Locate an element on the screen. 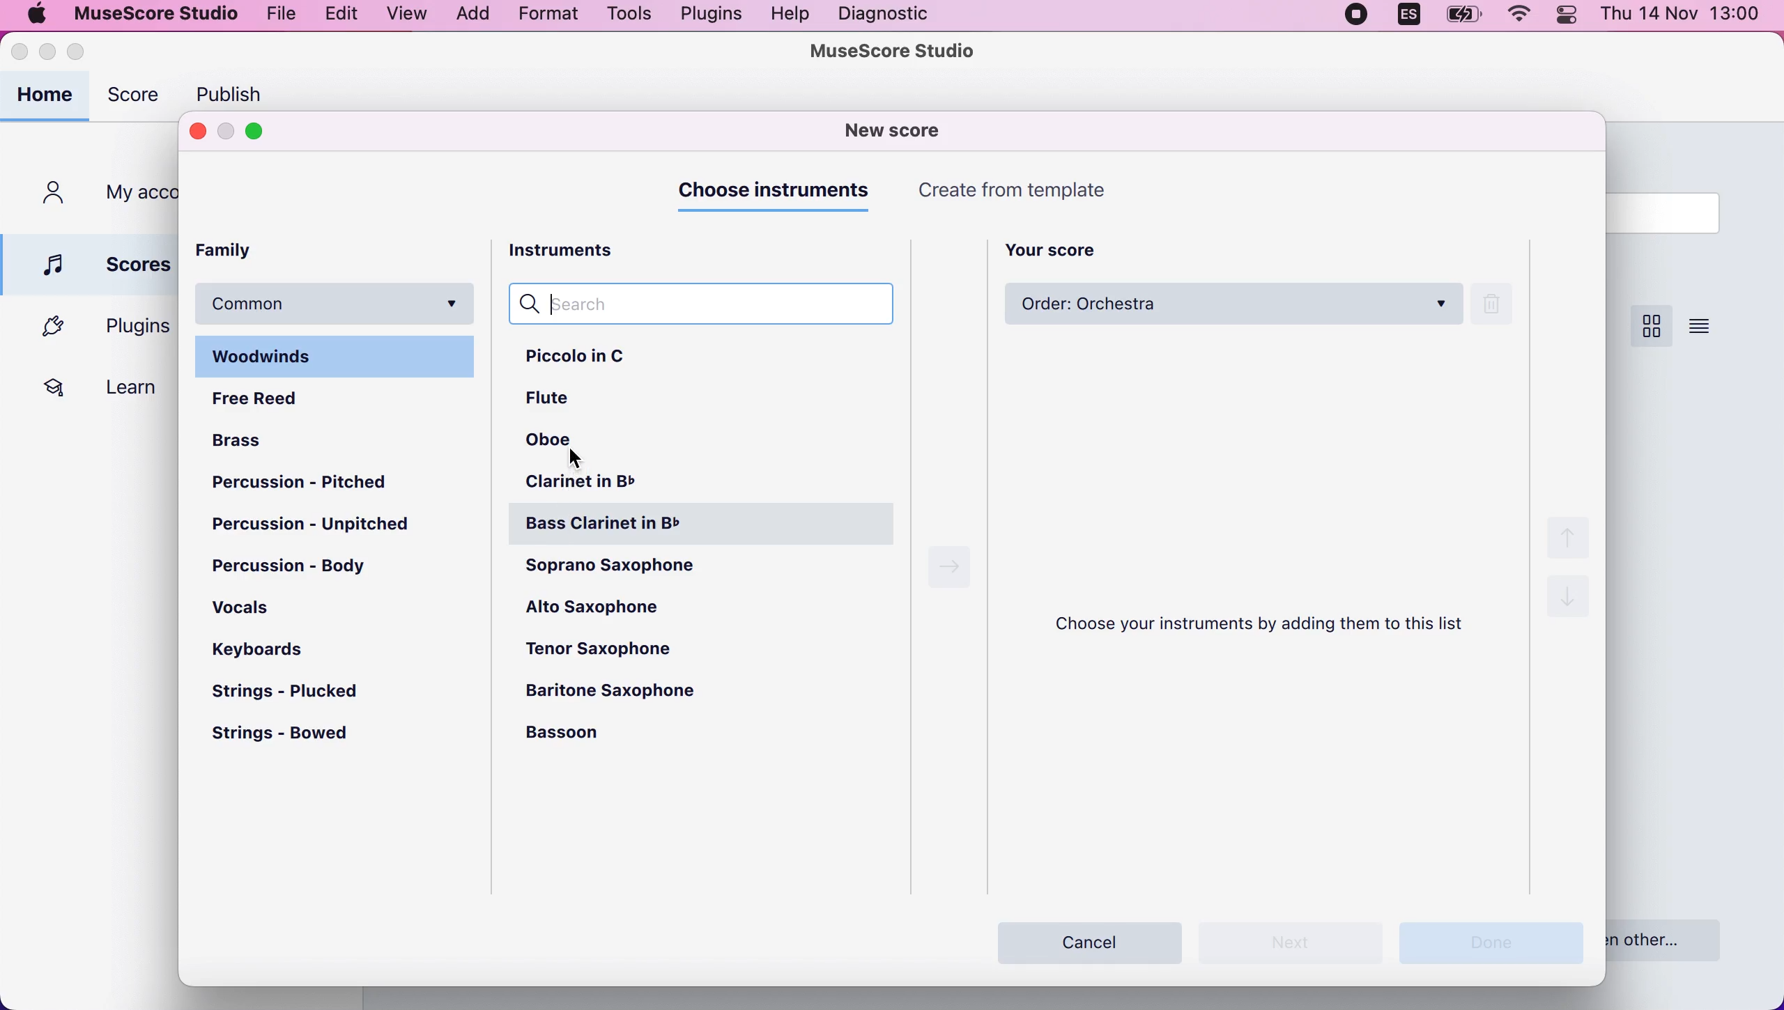  cancel is located at coordinates (1091, 939).